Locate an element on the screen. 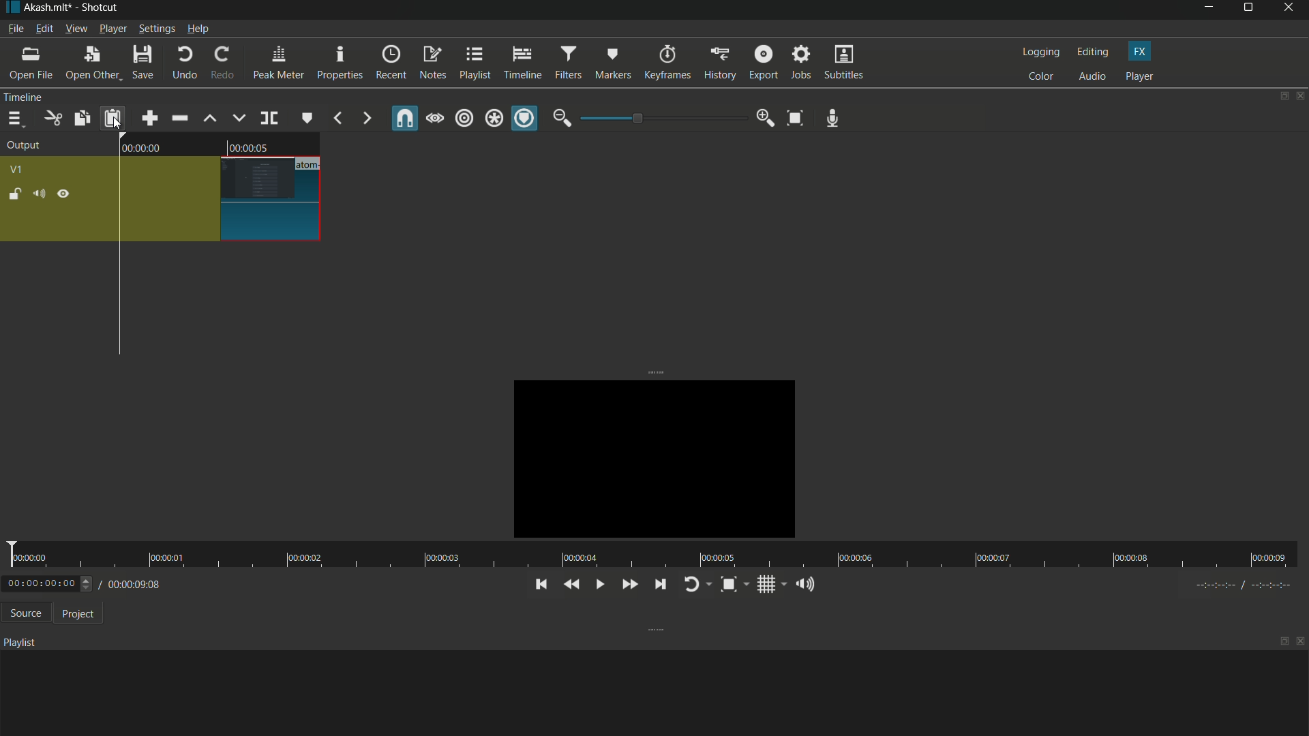  markers is located at coordinates (614, 63).